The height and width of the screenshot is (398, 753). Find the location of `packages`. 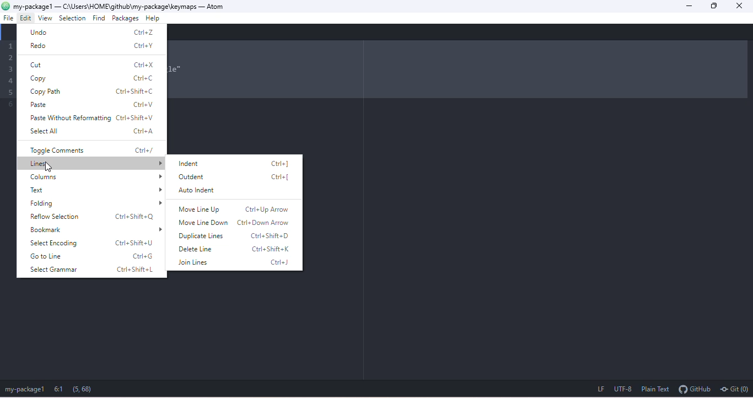

packages is located at coordinates (126, 17).